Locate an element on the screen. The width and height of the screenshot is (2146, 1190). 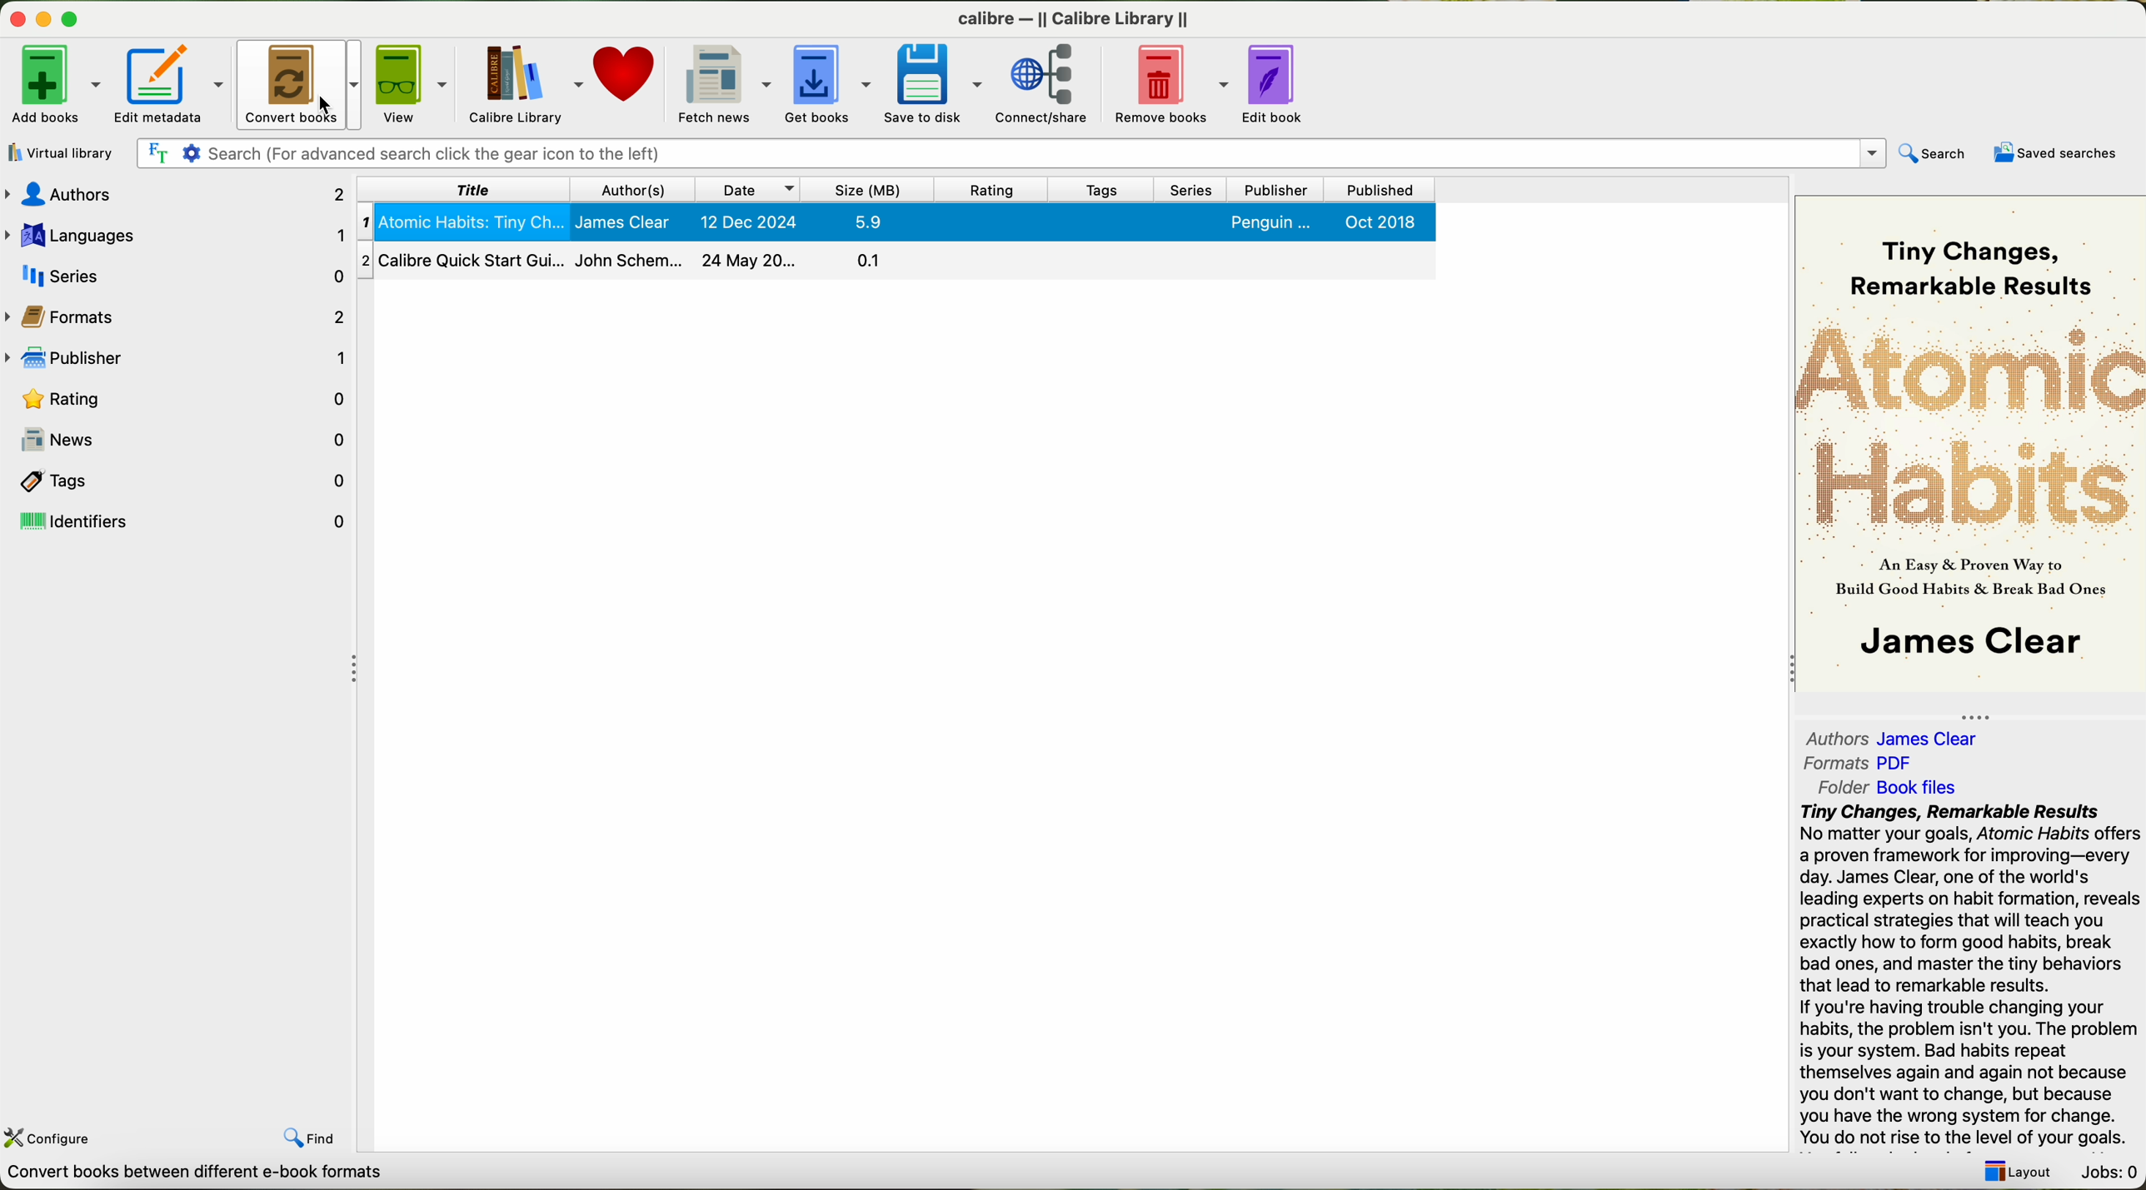
series is located at coordinates (1191, 190).